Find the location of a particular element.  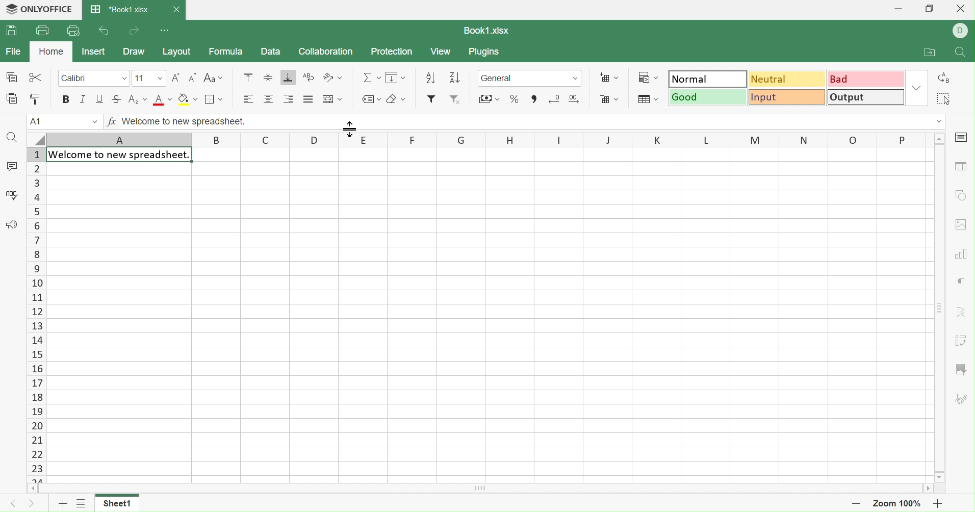

Strikethrough is located at coordinates (117, 99).